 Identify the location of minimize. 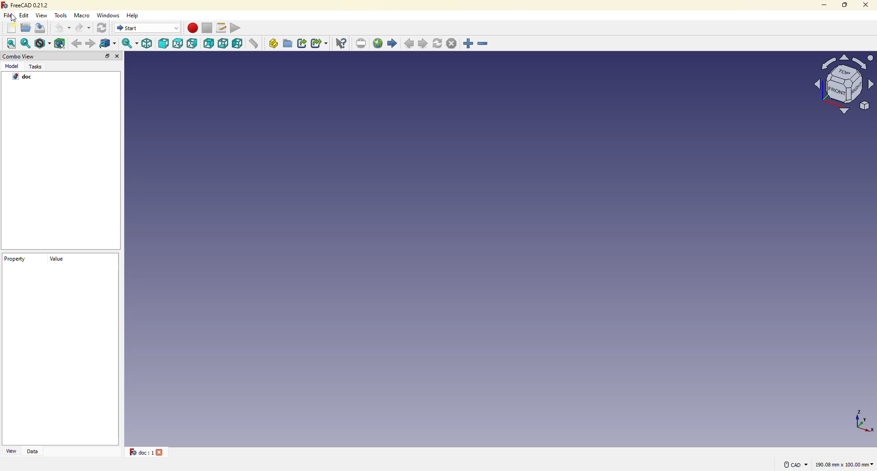
(820, 5).